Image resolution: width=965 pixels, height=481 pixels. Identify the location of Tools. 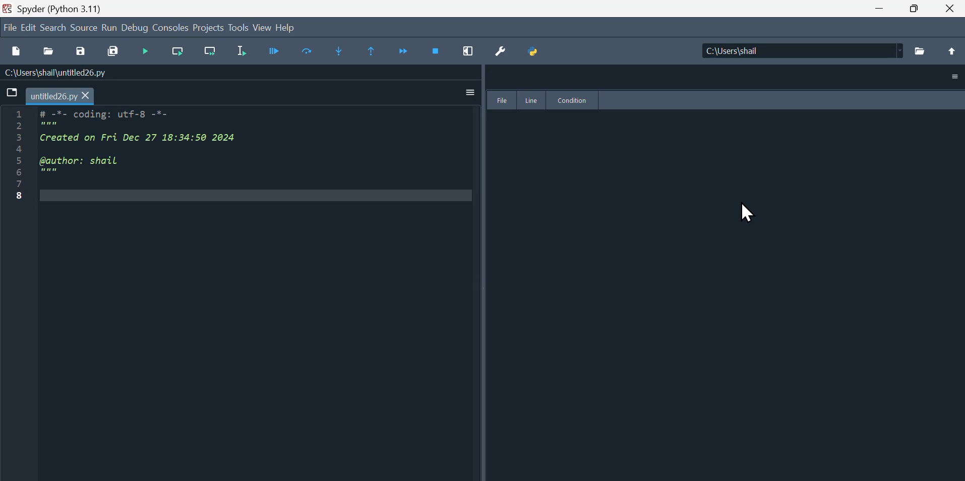
(237, 28).